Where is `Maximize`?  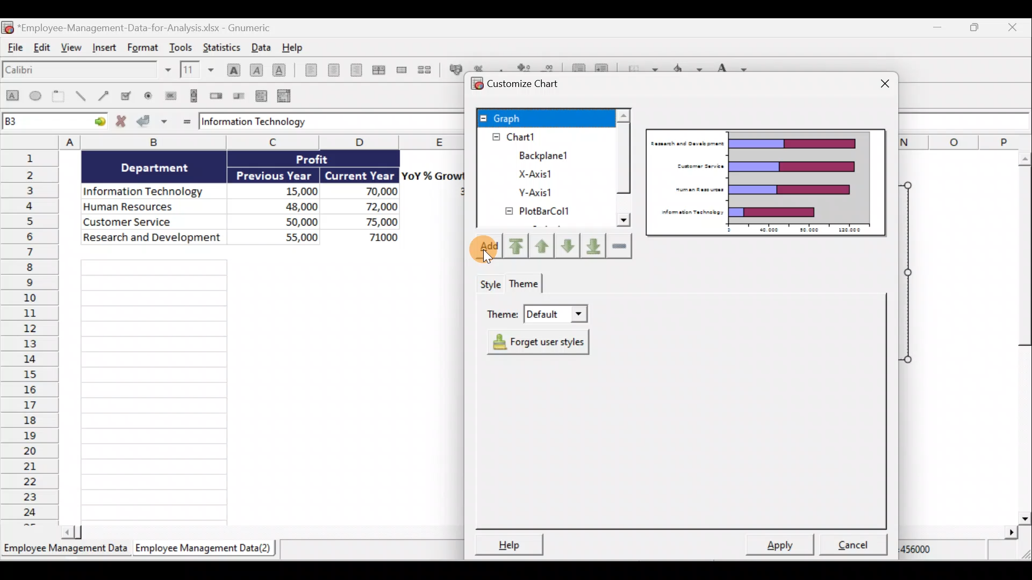 Maximize is located at coordinates (978, 27).